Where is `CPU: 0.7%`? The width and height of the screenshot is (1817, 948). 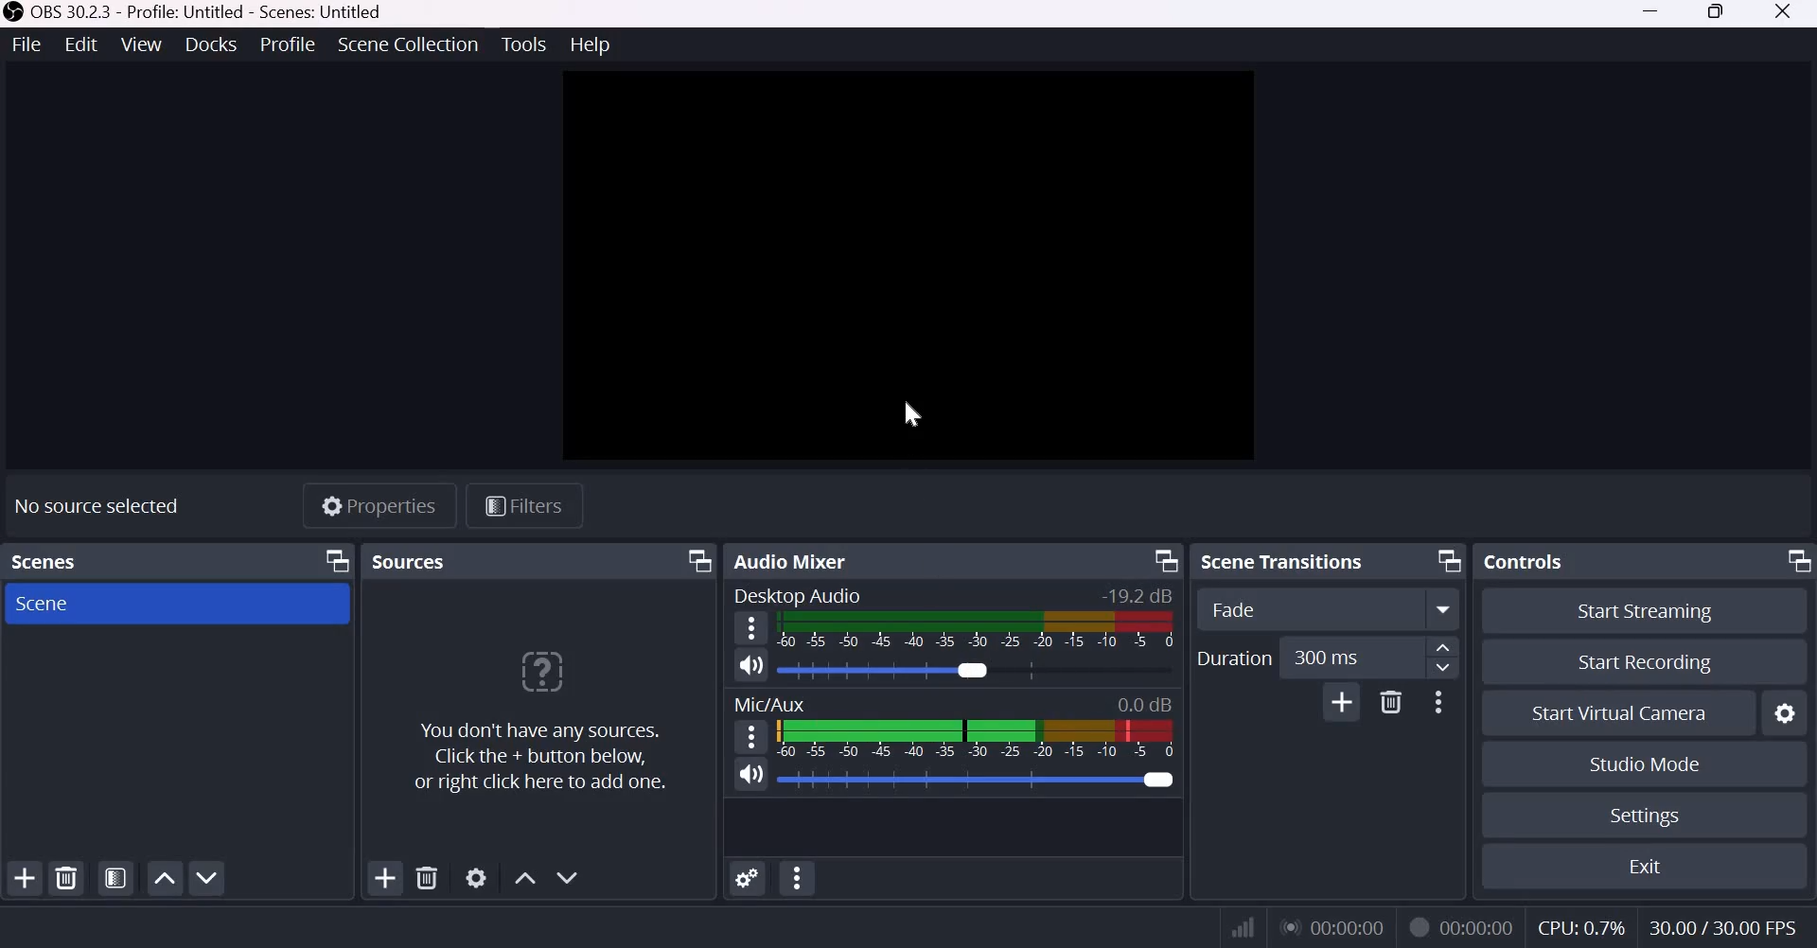 CPU: 0.7% is located at coordinates (1581, 926).